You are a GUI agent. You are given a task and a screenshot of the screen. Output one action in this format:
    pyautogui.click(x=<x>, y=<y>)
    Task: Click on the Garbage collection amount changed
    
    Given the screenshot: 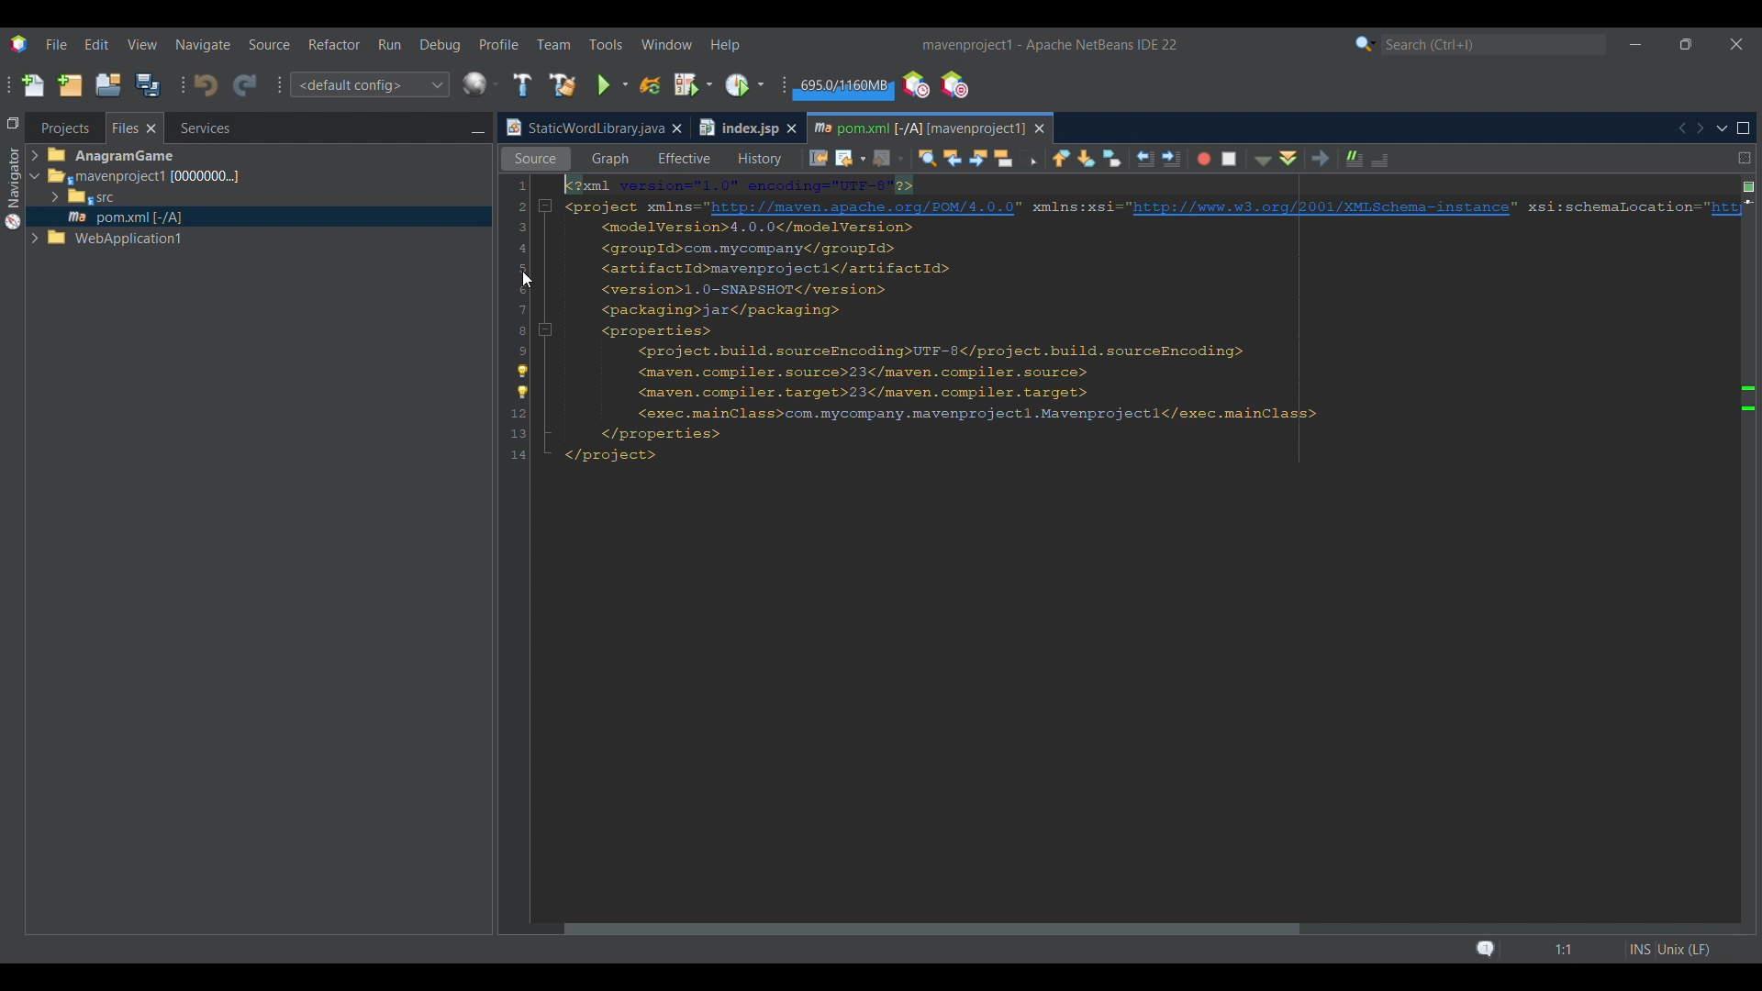 What is the action you would take?
    pyautogui.click(x=841, y=88)
    